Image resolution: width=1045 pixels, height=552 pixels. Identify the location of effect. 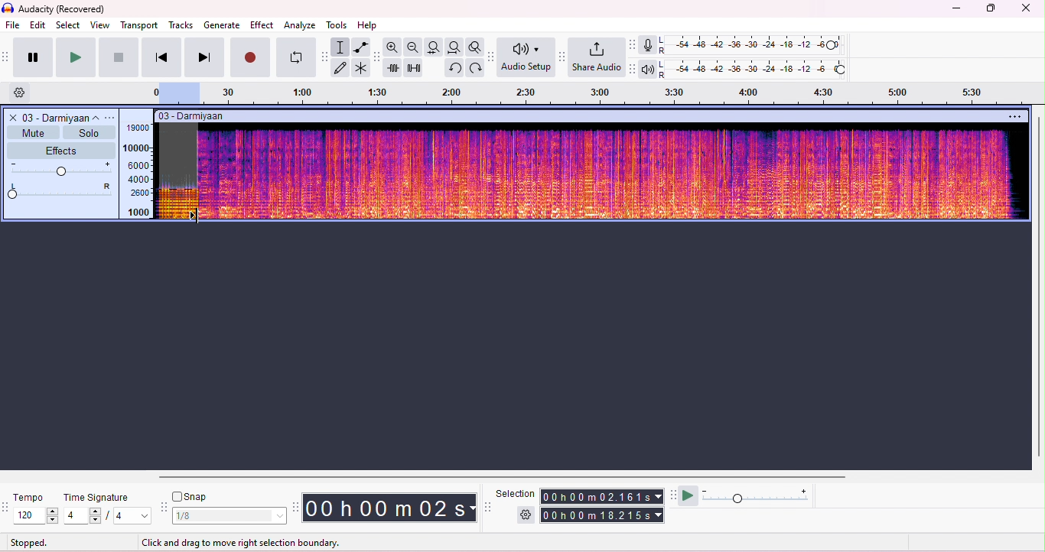
(262, 24).